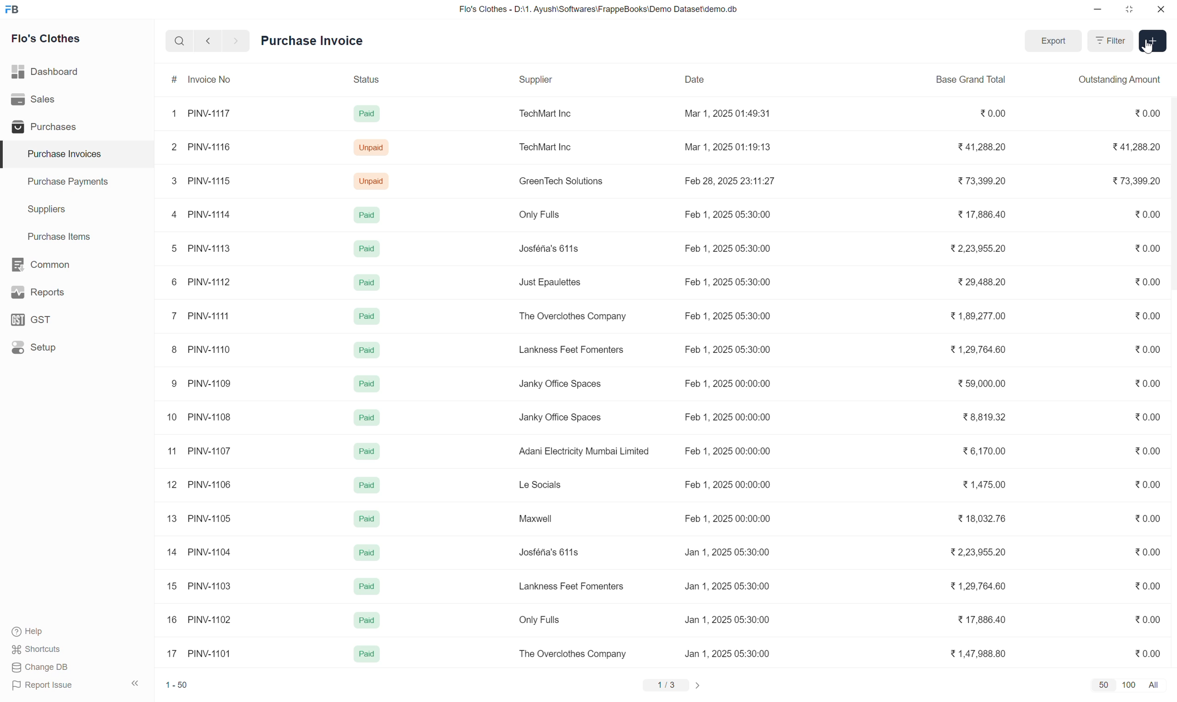  Describe the element at coordinates (572, 653) in the screenshot. I see `The Overclothes Company` at that location.